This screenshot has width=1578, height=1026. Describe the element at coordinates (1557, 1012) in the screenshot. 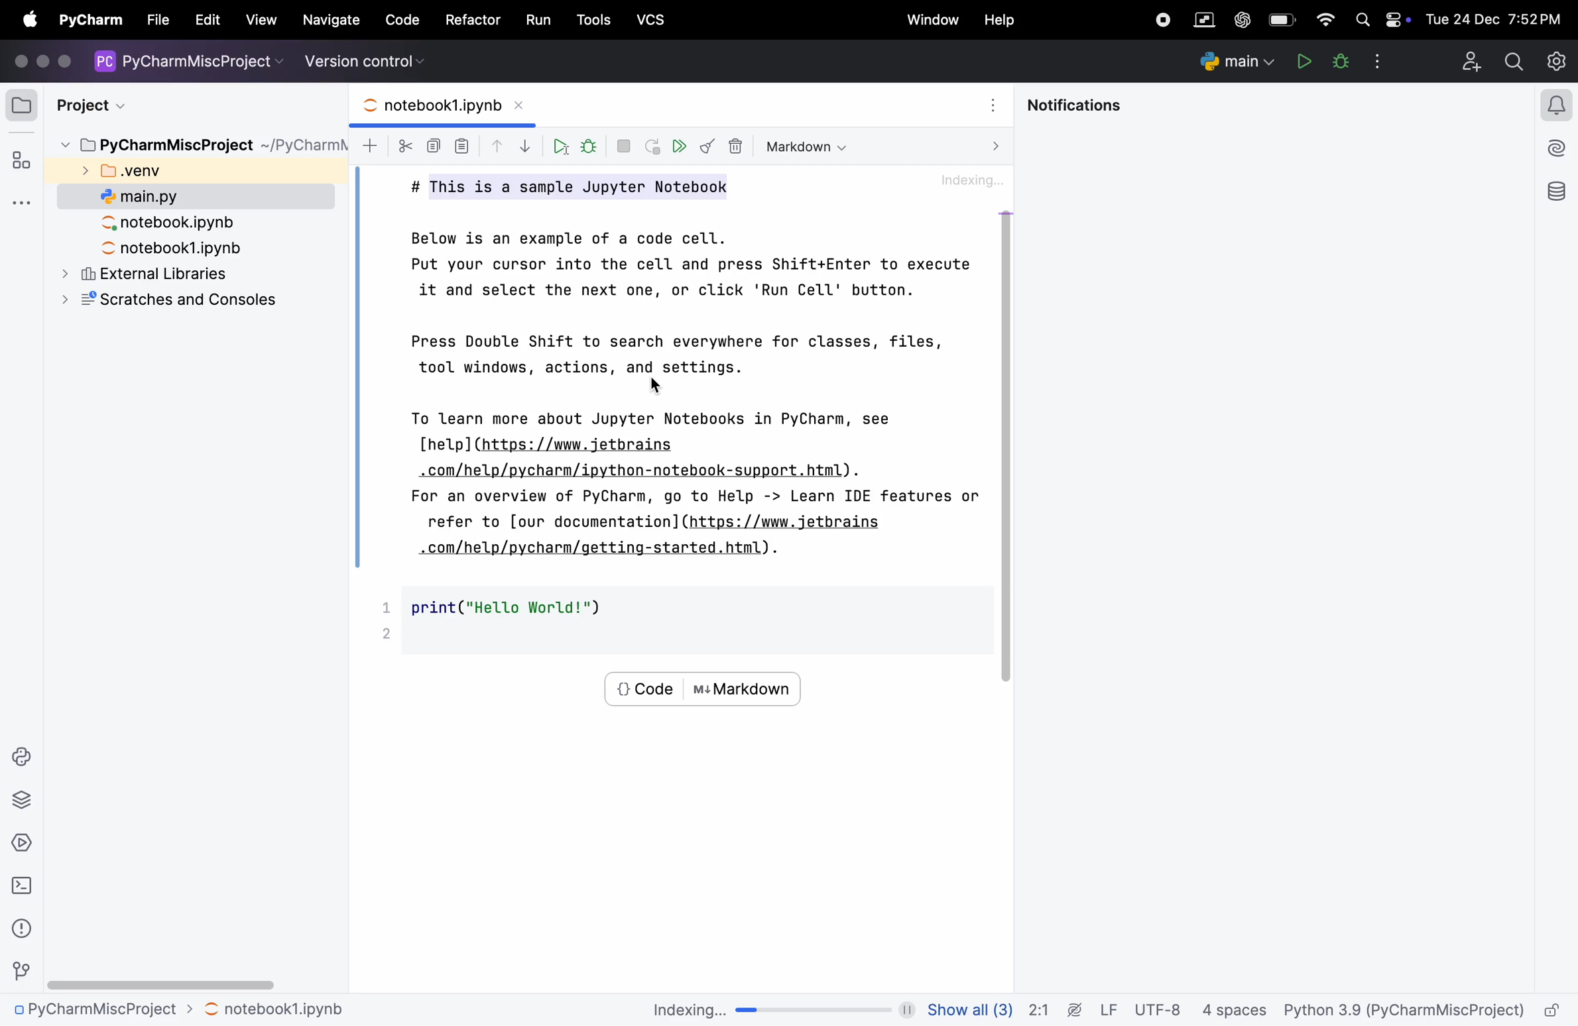

I see `lock` at that location.